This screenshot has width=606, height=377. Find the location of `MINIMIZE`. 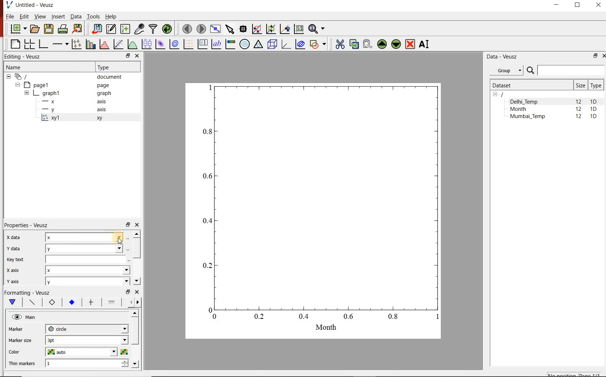

MINIMIZE is located at coordinates (557, 5).